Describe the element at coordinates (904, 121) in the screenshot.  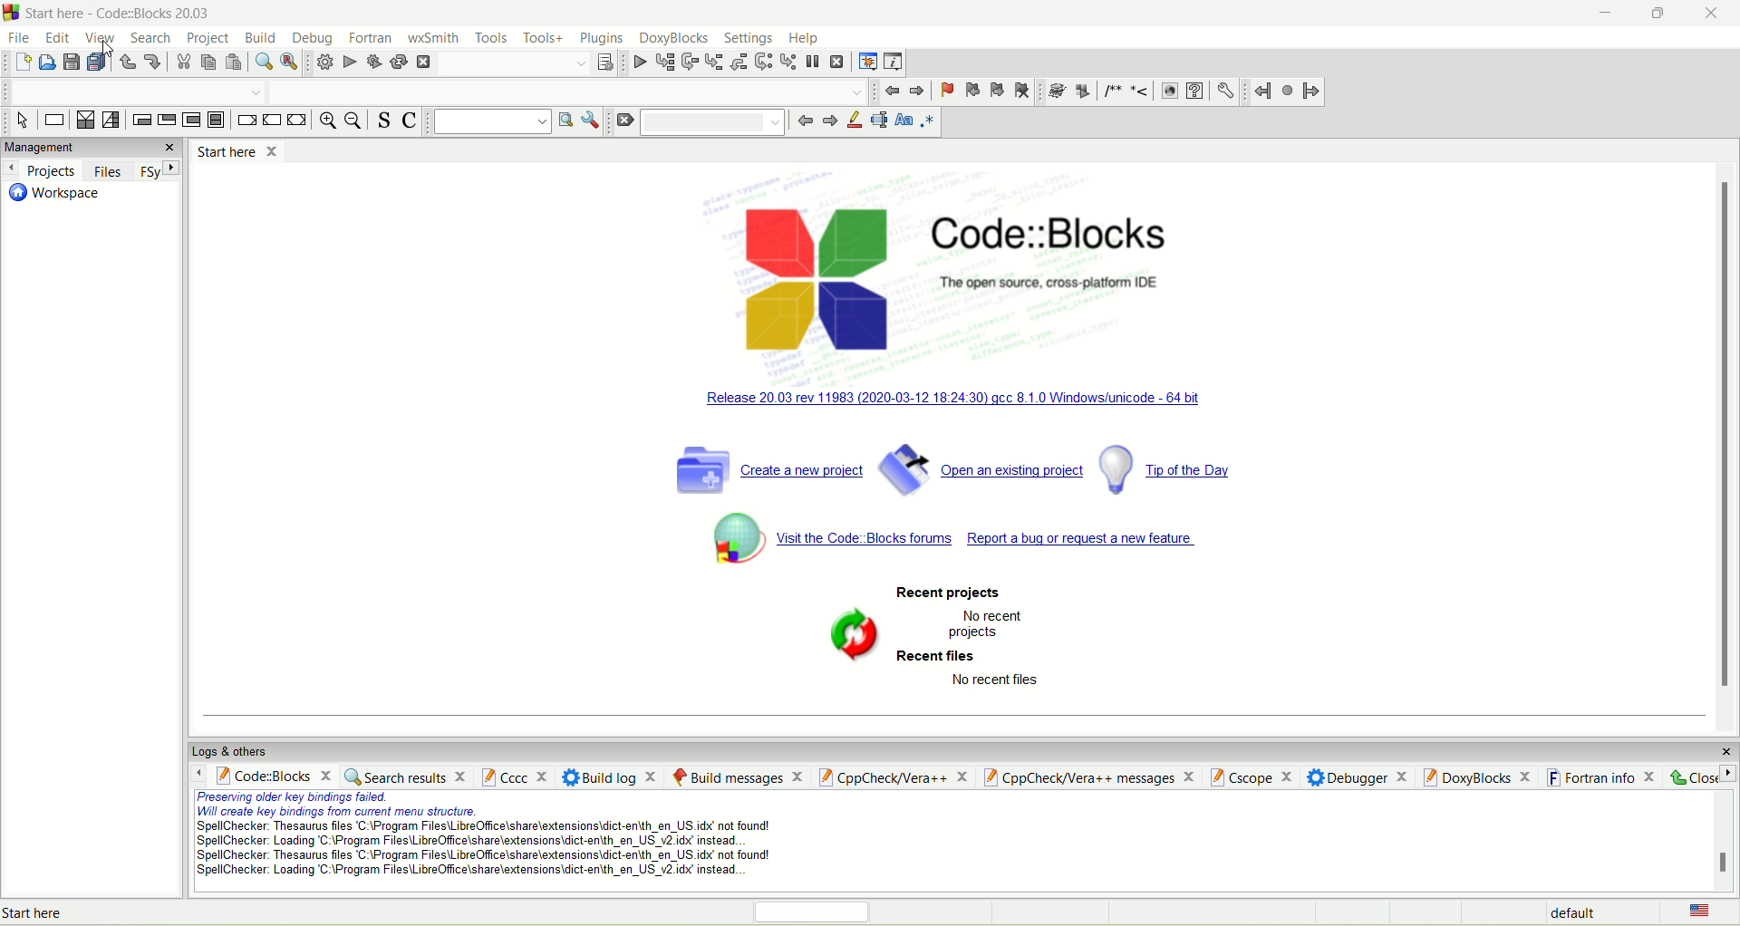
I see `match case` at that location.